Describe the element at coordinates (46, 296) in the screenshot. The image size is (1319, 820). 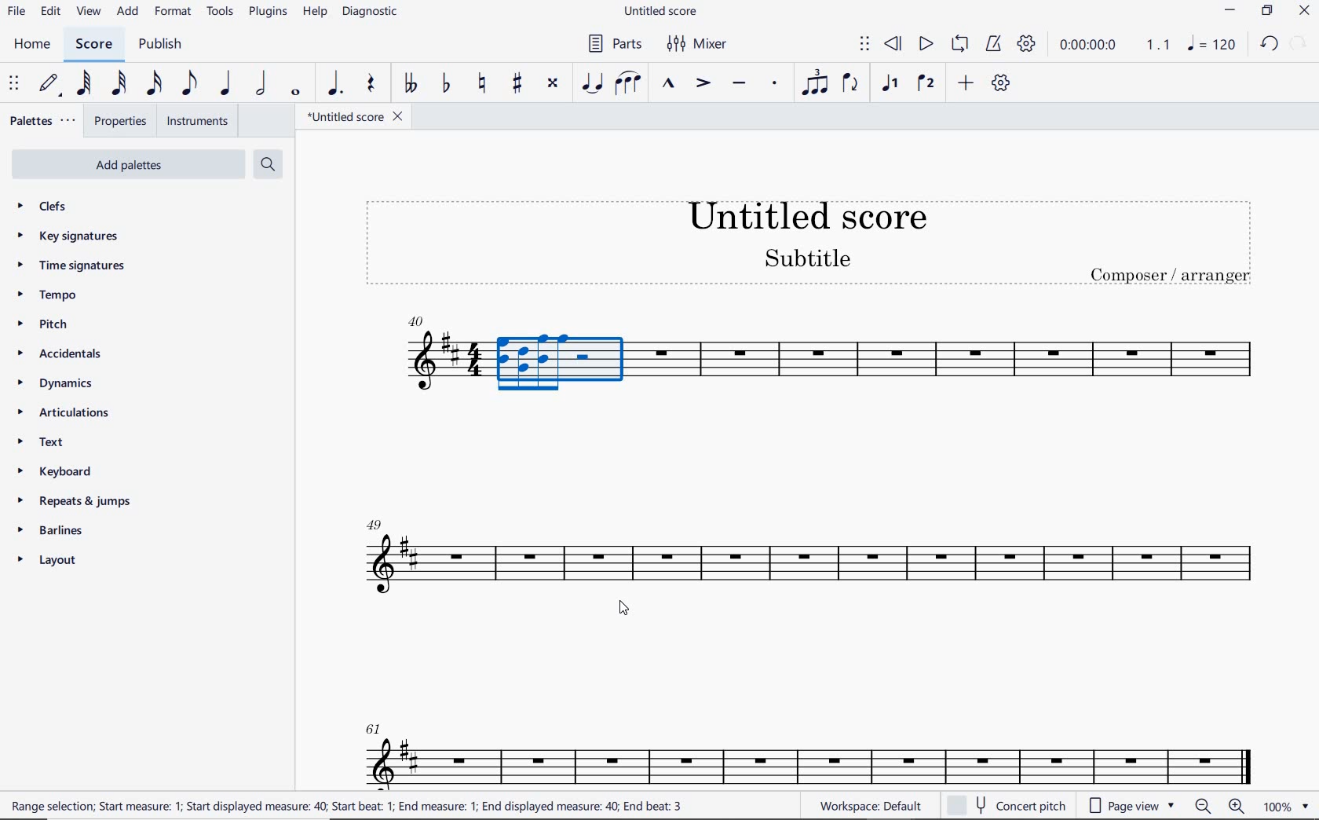
I see `TEMPO` at that location.